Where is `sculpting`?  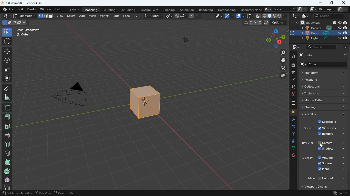
sculpting is located at coordinates (109, 10).